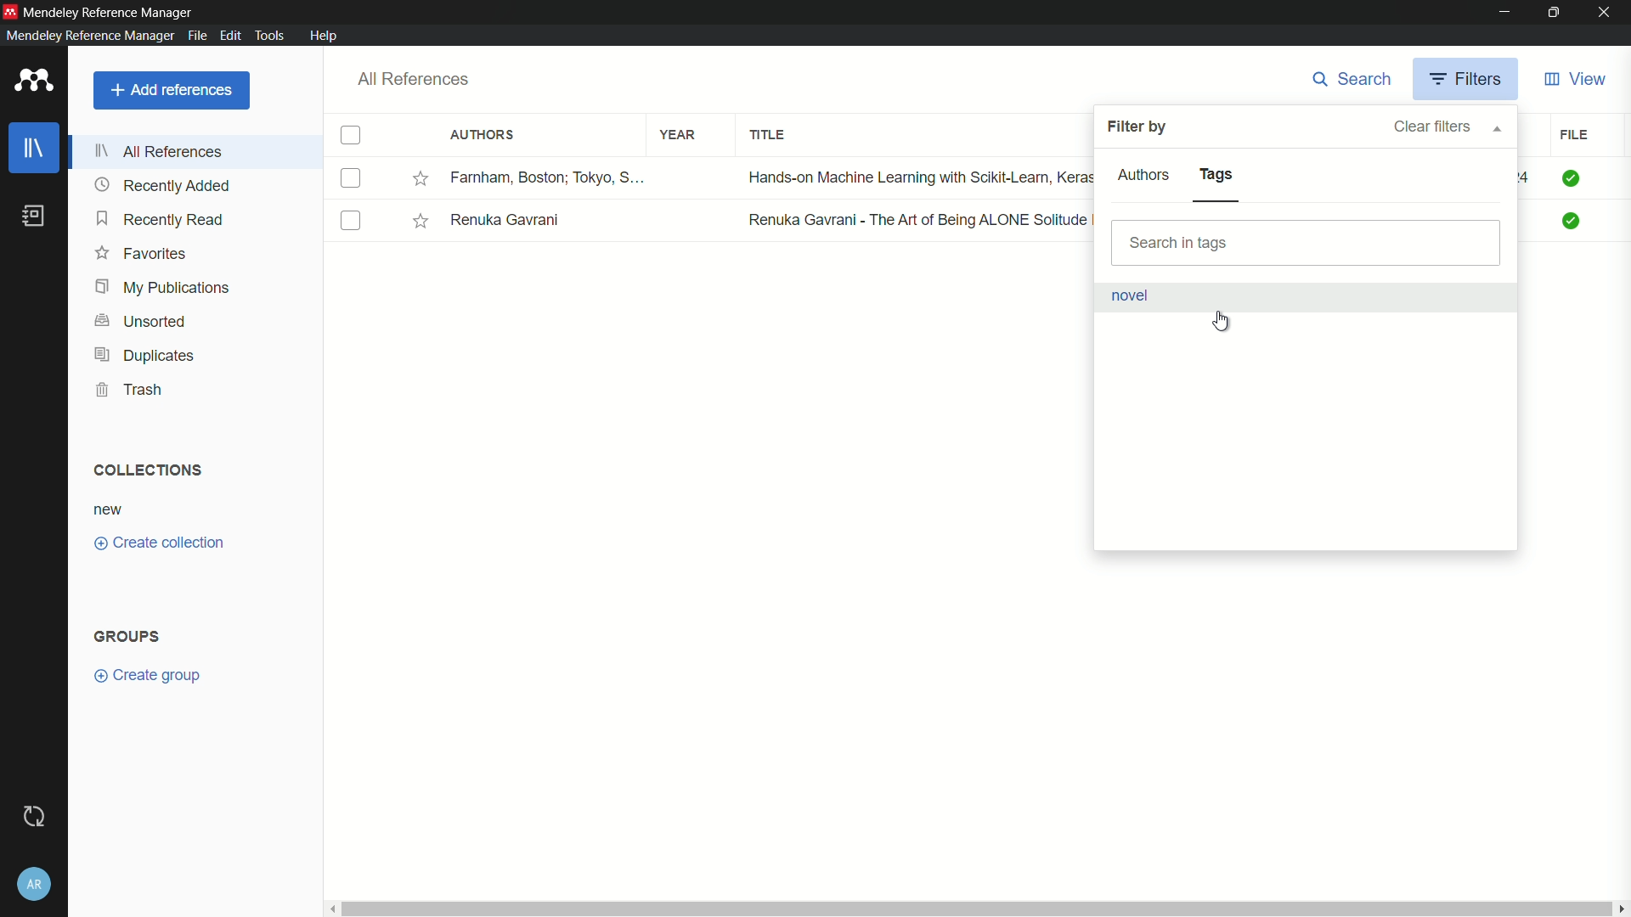 This screenshot has width=1631, height=917. What do you see at coordinates (1607, 13) in the screenshot?
I see `close app` at bounding box center [1607, 13].